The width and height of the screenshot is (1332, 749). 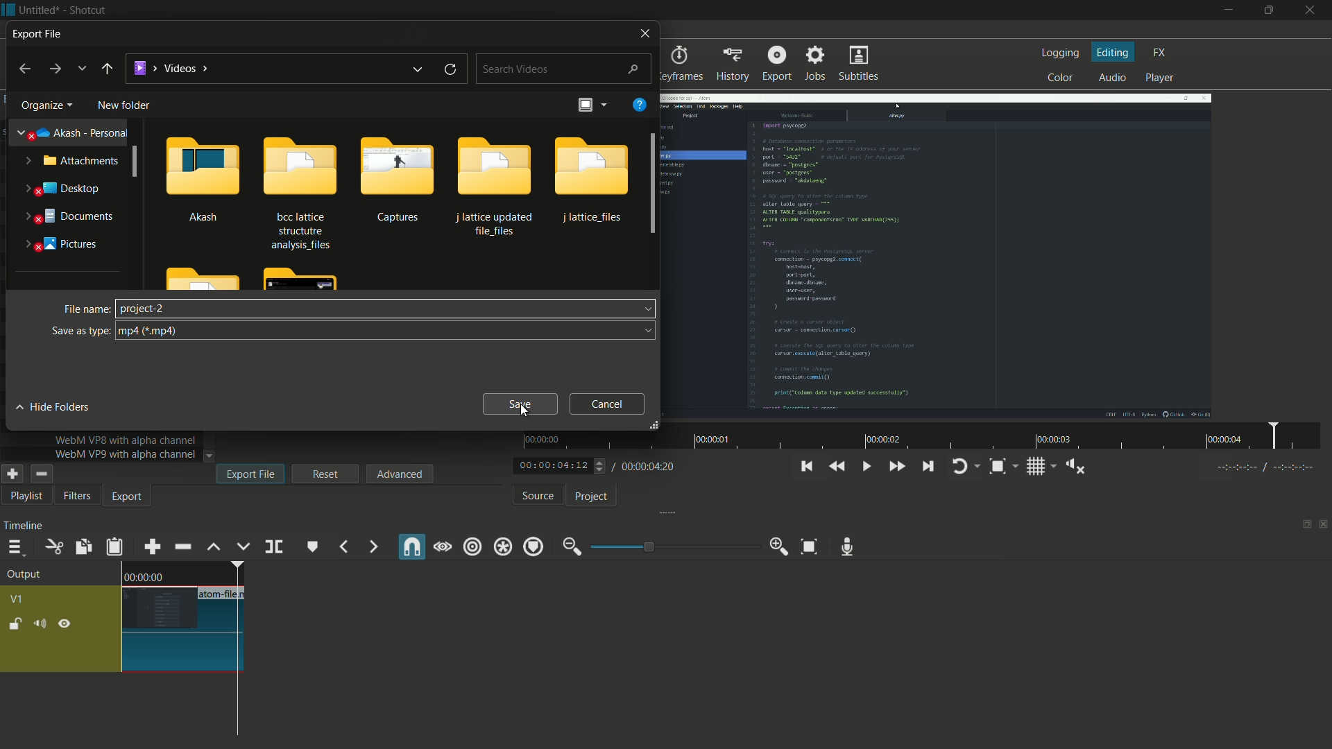 I want to click on snap, so click(x=413, y=546).